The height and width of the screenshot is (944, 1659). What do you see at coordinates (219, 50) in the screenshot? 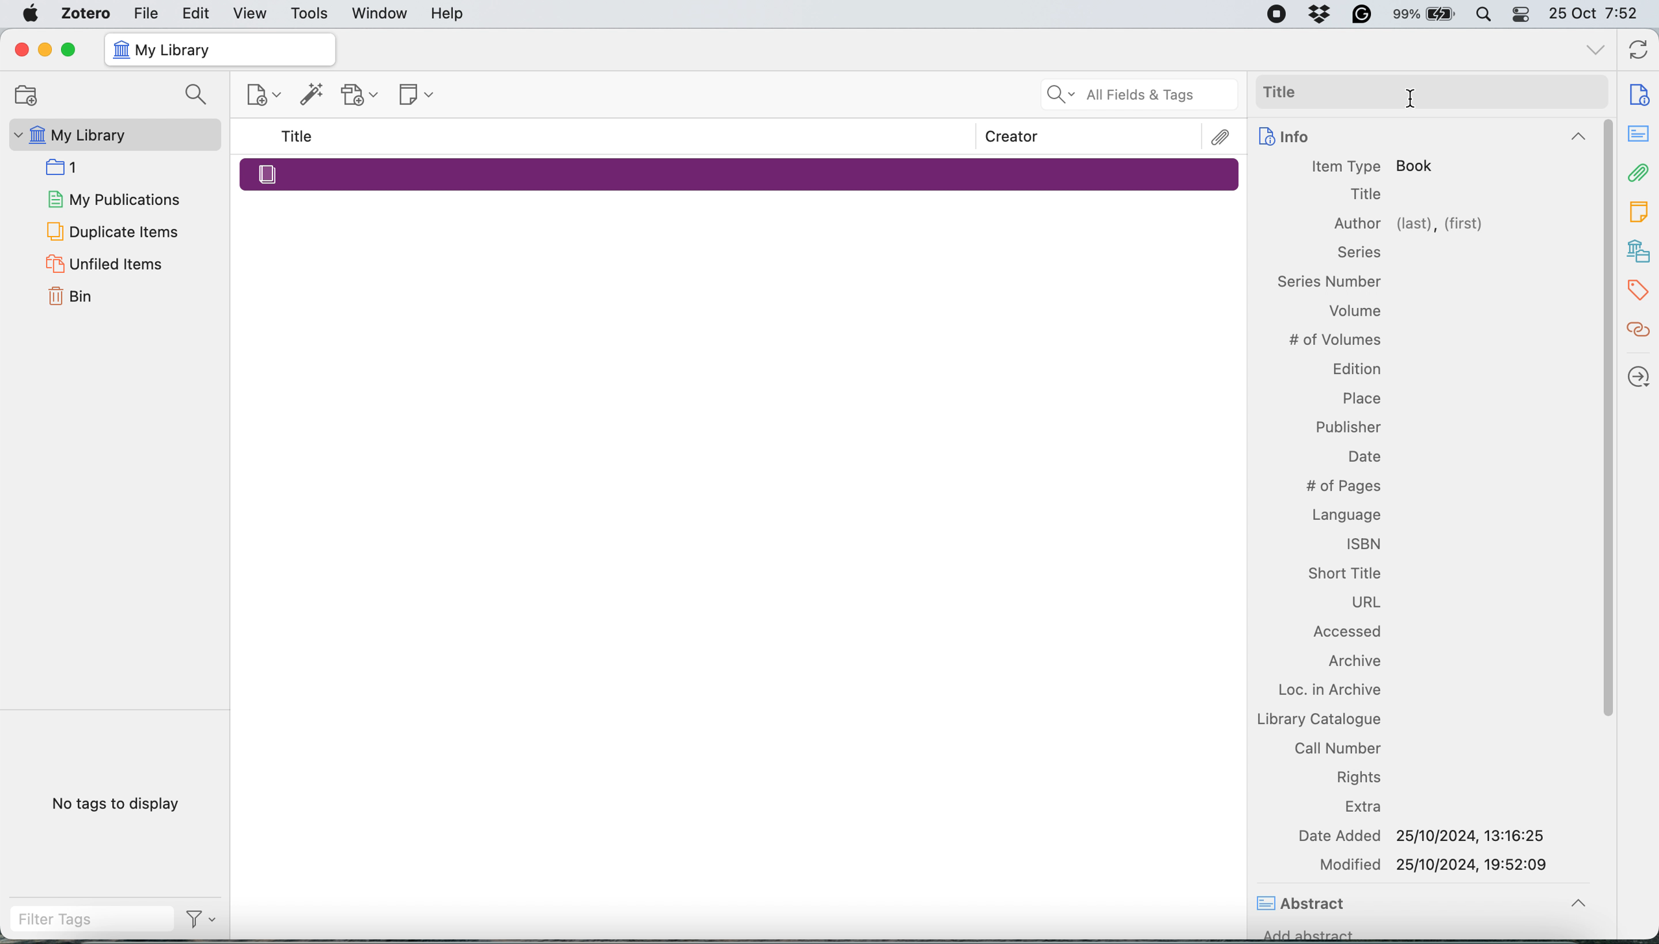
I see `My Library` at bounding box center [219, 50].